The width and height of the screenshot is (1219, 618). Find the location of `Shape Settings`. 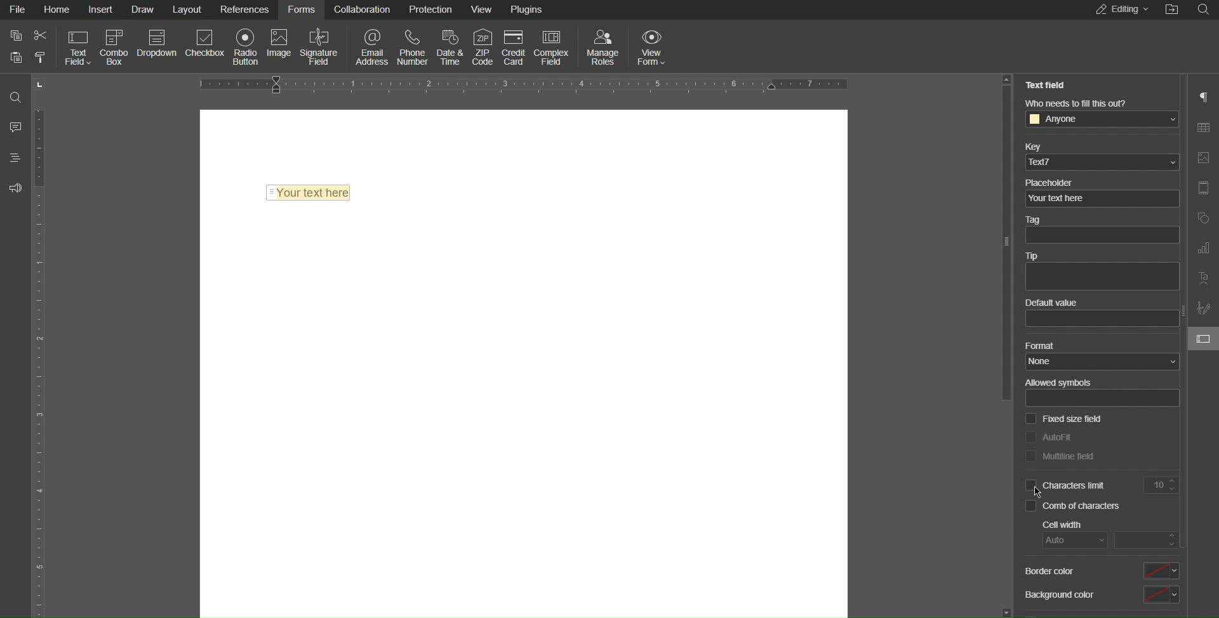

Shape Settings is located at coordinates (1203, 217).